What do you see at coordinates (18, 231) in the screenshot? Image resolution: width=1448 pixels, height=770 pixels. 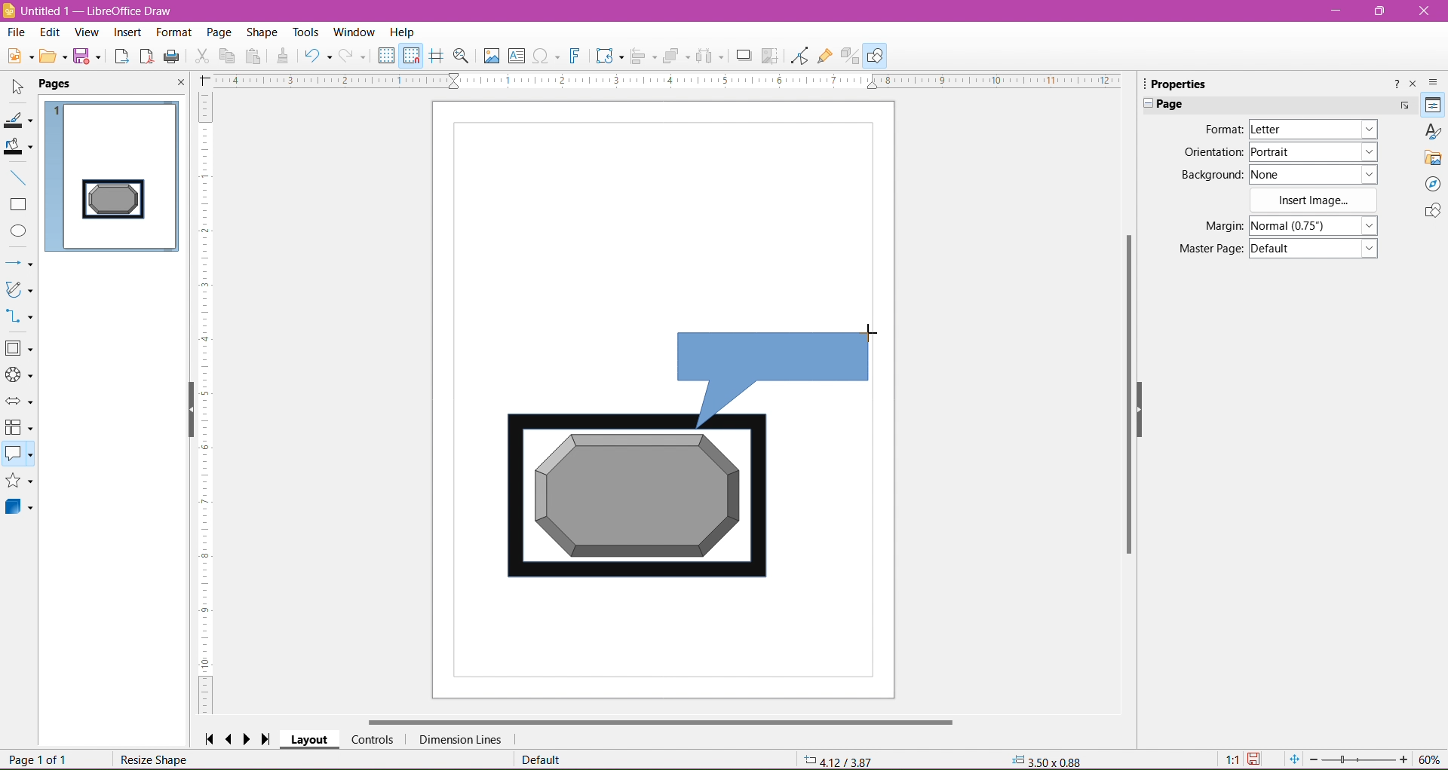 I see `Elipse` at bounding box center [18, 231].